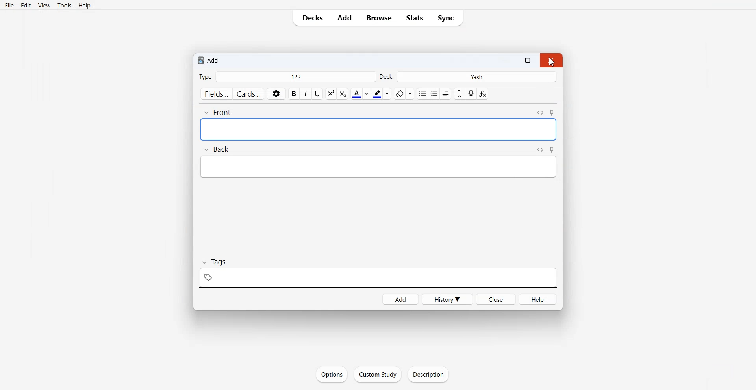 Image resolution: width=756 pixels, height=390 pixels. I want to click on Toggle HTML, so click(540, 150).